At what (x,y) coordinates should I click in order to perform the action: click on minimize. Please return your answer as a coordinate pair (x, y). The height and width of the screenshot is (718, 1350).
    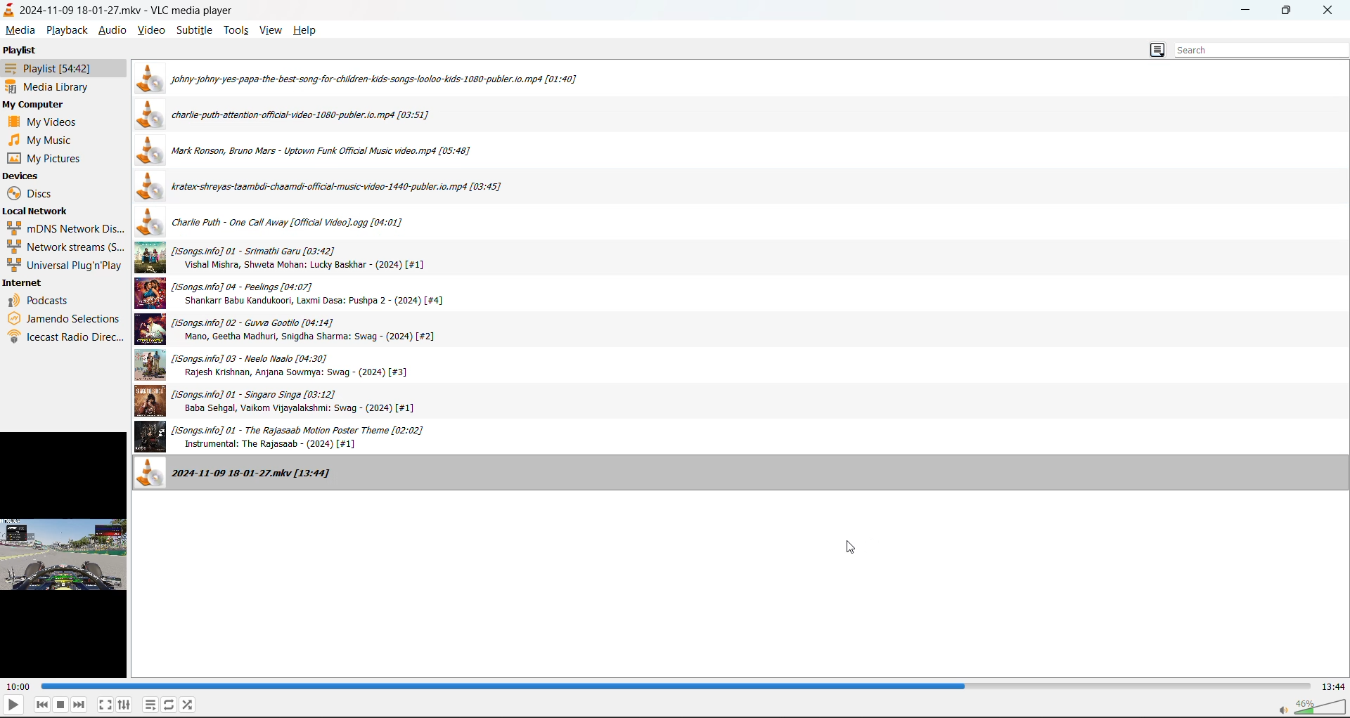
    Looking at the image, I should click on (1251, 13).